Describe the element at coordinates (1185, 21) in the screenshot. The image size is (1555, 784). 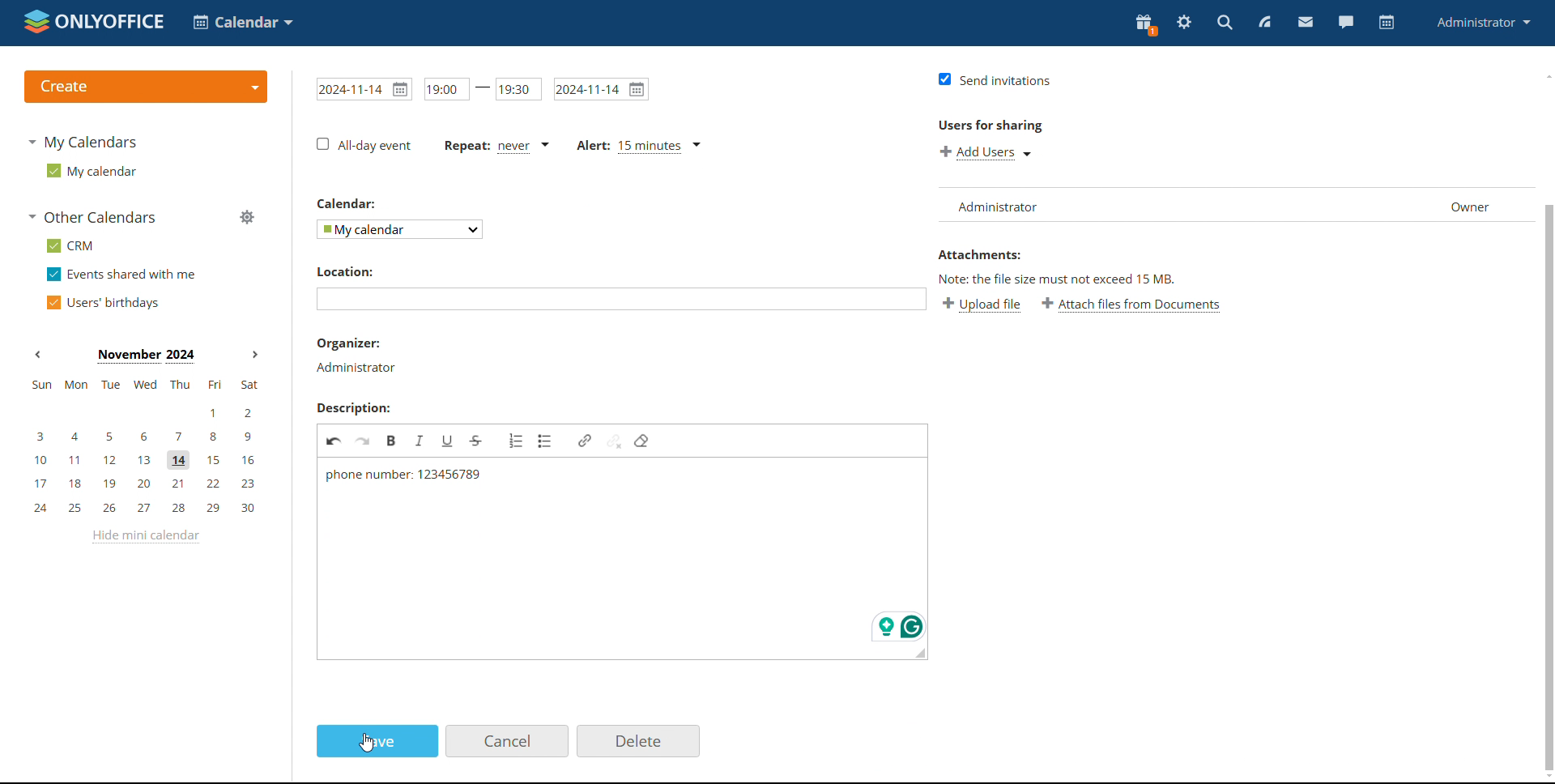
I see `settings` at that location.